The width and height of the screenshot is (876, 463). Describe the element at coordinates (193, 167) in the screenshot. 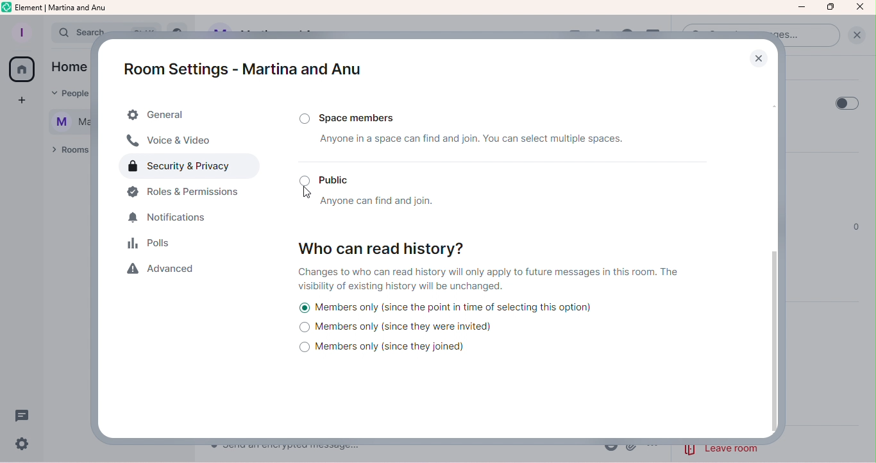

I see `Security and privacy` at that location.